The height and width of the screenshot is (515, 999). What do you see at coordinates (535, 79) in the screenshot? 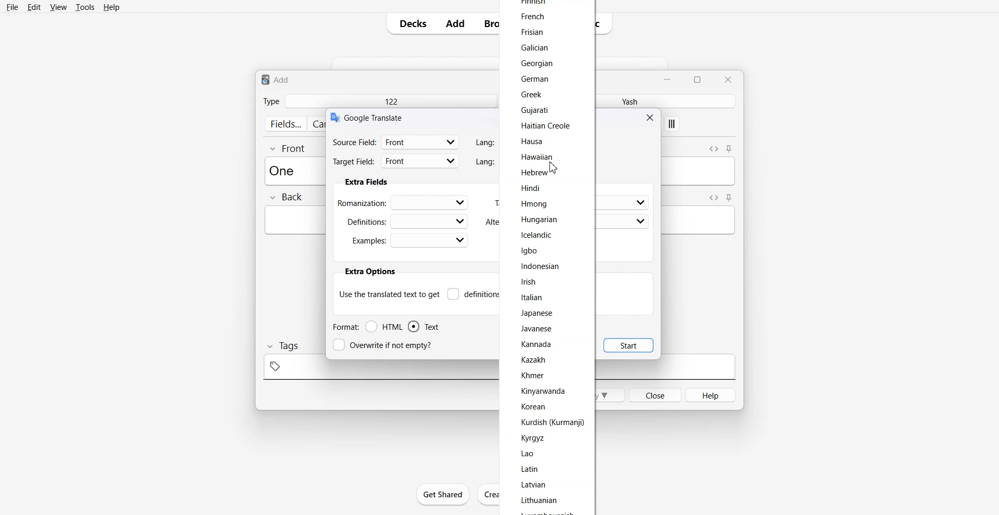
I see `German` at bounding box center [535, 79].